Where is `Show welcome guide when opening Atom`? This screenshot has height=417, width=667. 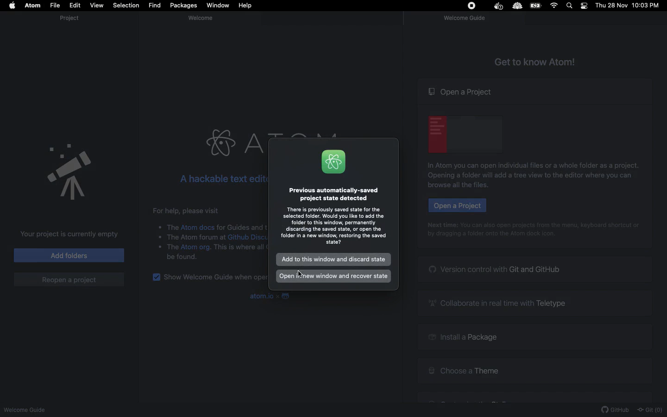
Show welcome guide when opening Atom is located at coordinates (215, 278).